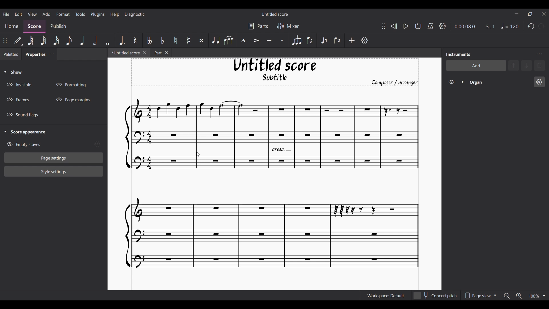  What do you see at coordinates (98, 14) in the screenshot?
I see `Plugins menu` at bounding box center [98, 14].